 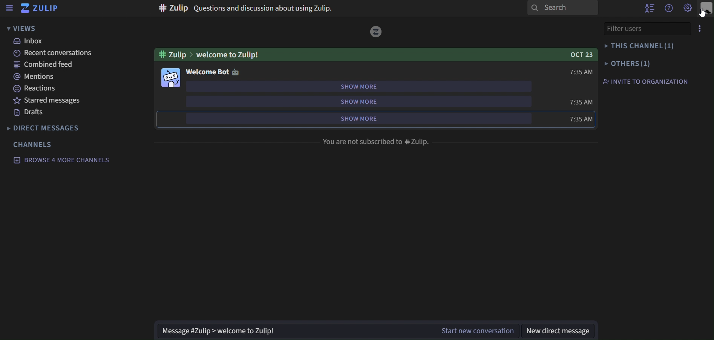 I want to click on show more, so click(x=357, y=102).